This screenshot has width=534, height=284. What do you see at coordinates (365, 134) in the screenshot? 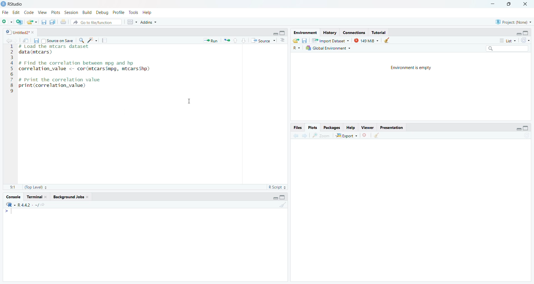
I see `Close` at bounding box center [365, 134].